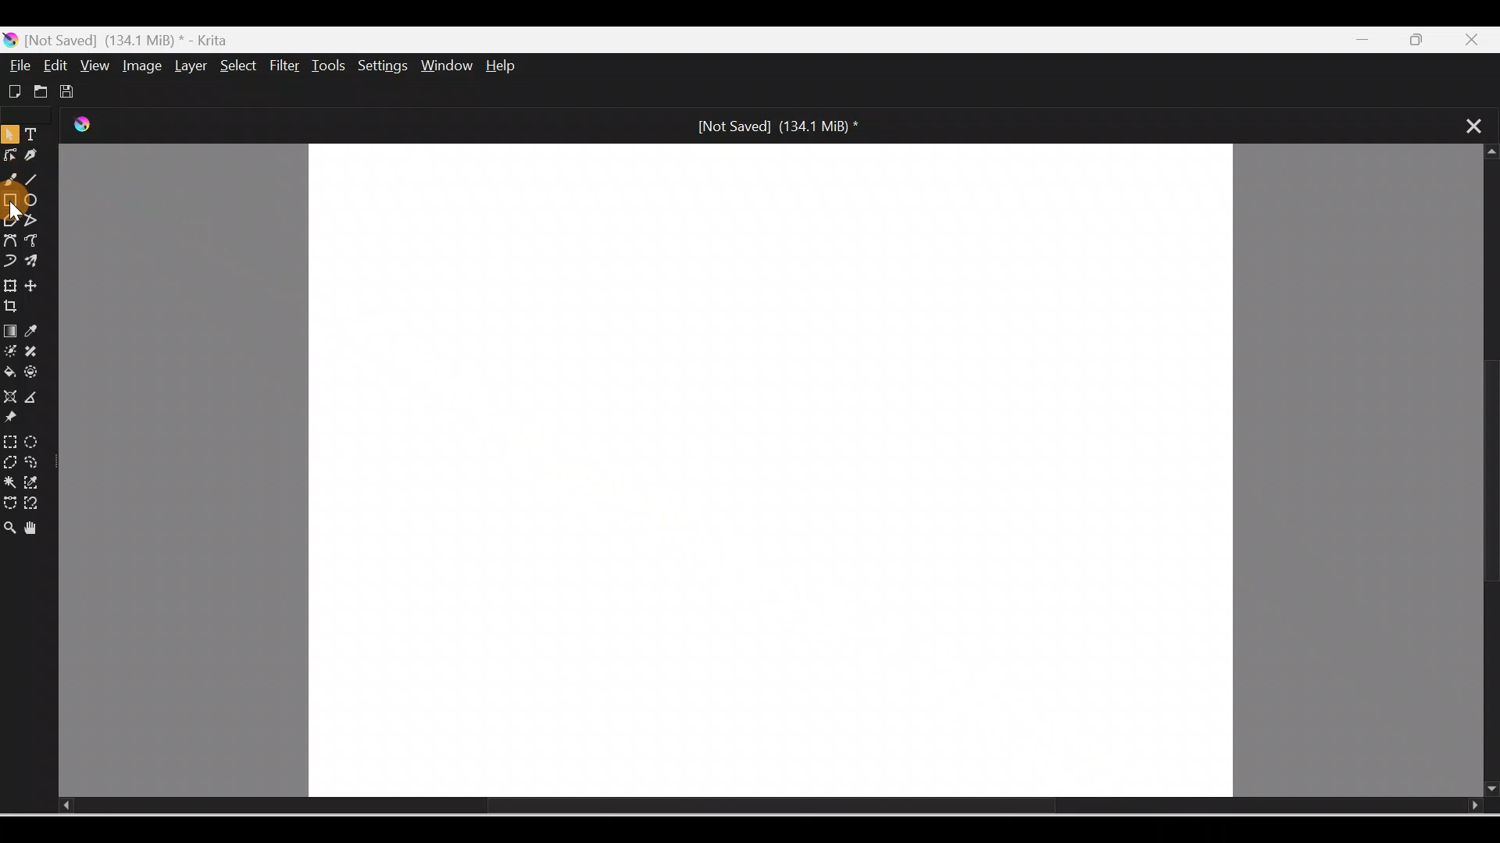 The width and height of the screenshot is (1500, 843). What do you see at coordinates (1426, 41) in the screenshot?
I see `Maximize` at bounding box center [1426, 41].